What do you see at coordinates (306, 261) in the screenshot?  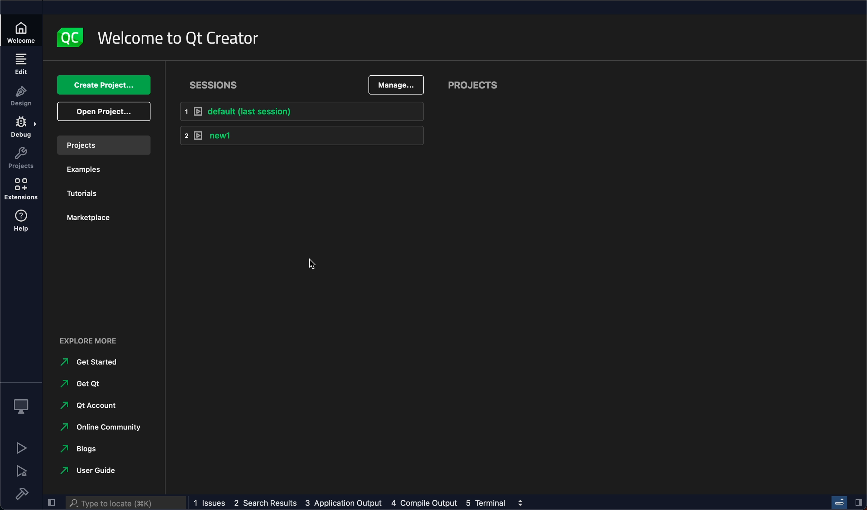 I see `cursor` at bounding box center [306, 261].